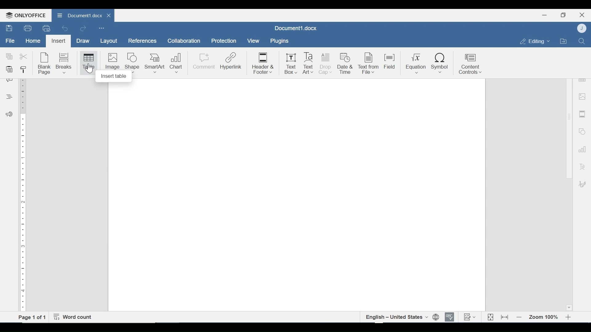 This screenshot has height=332, width=591. What do you see at coordinates (563, 41) in the screenshot?
I see `Open Filelocation` at bounding box center [563, 41].